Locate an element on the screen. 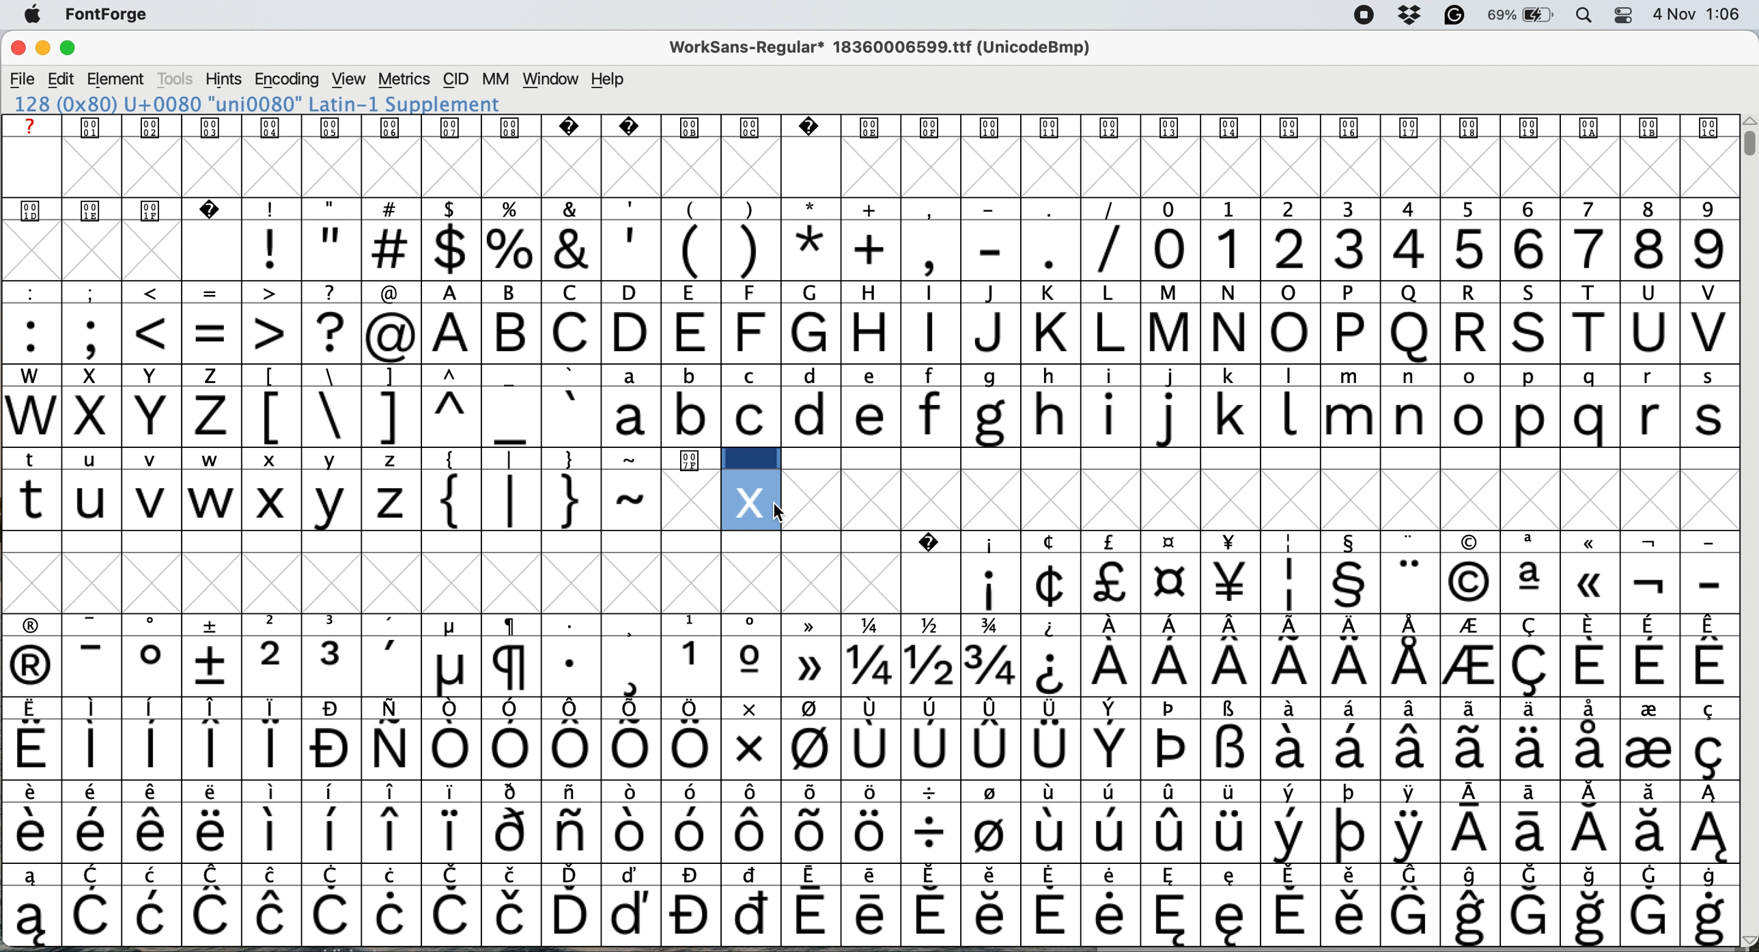 The image size is (1759, 952). capital letters w to z is located at coordinates (117, 419).